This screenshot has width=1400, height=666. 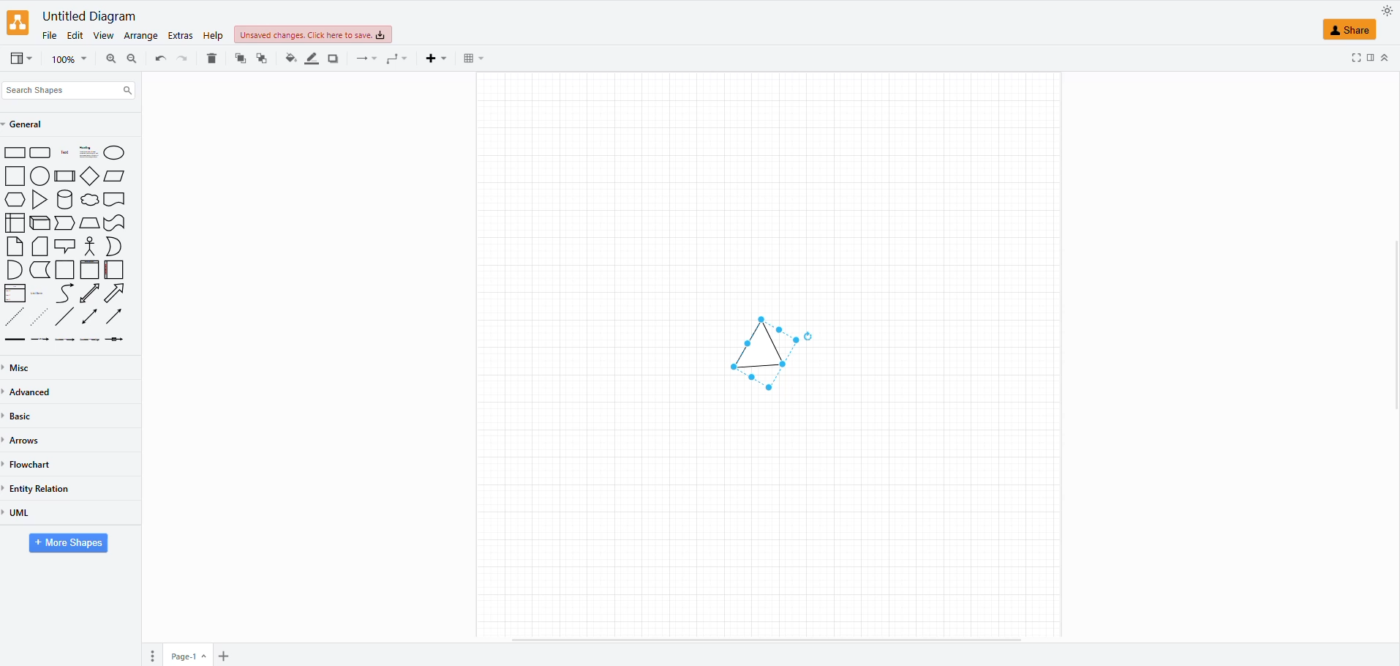 I want to click on search, so click(x=71, y=87).